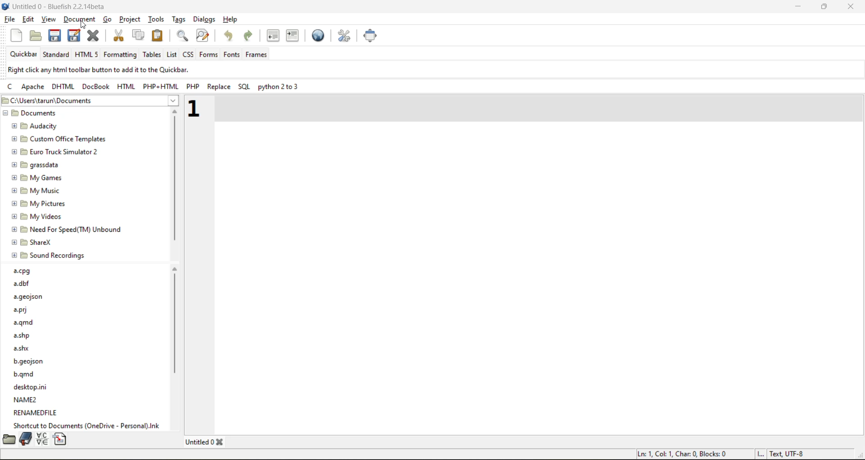  I want to click on file, so click(9, 19).